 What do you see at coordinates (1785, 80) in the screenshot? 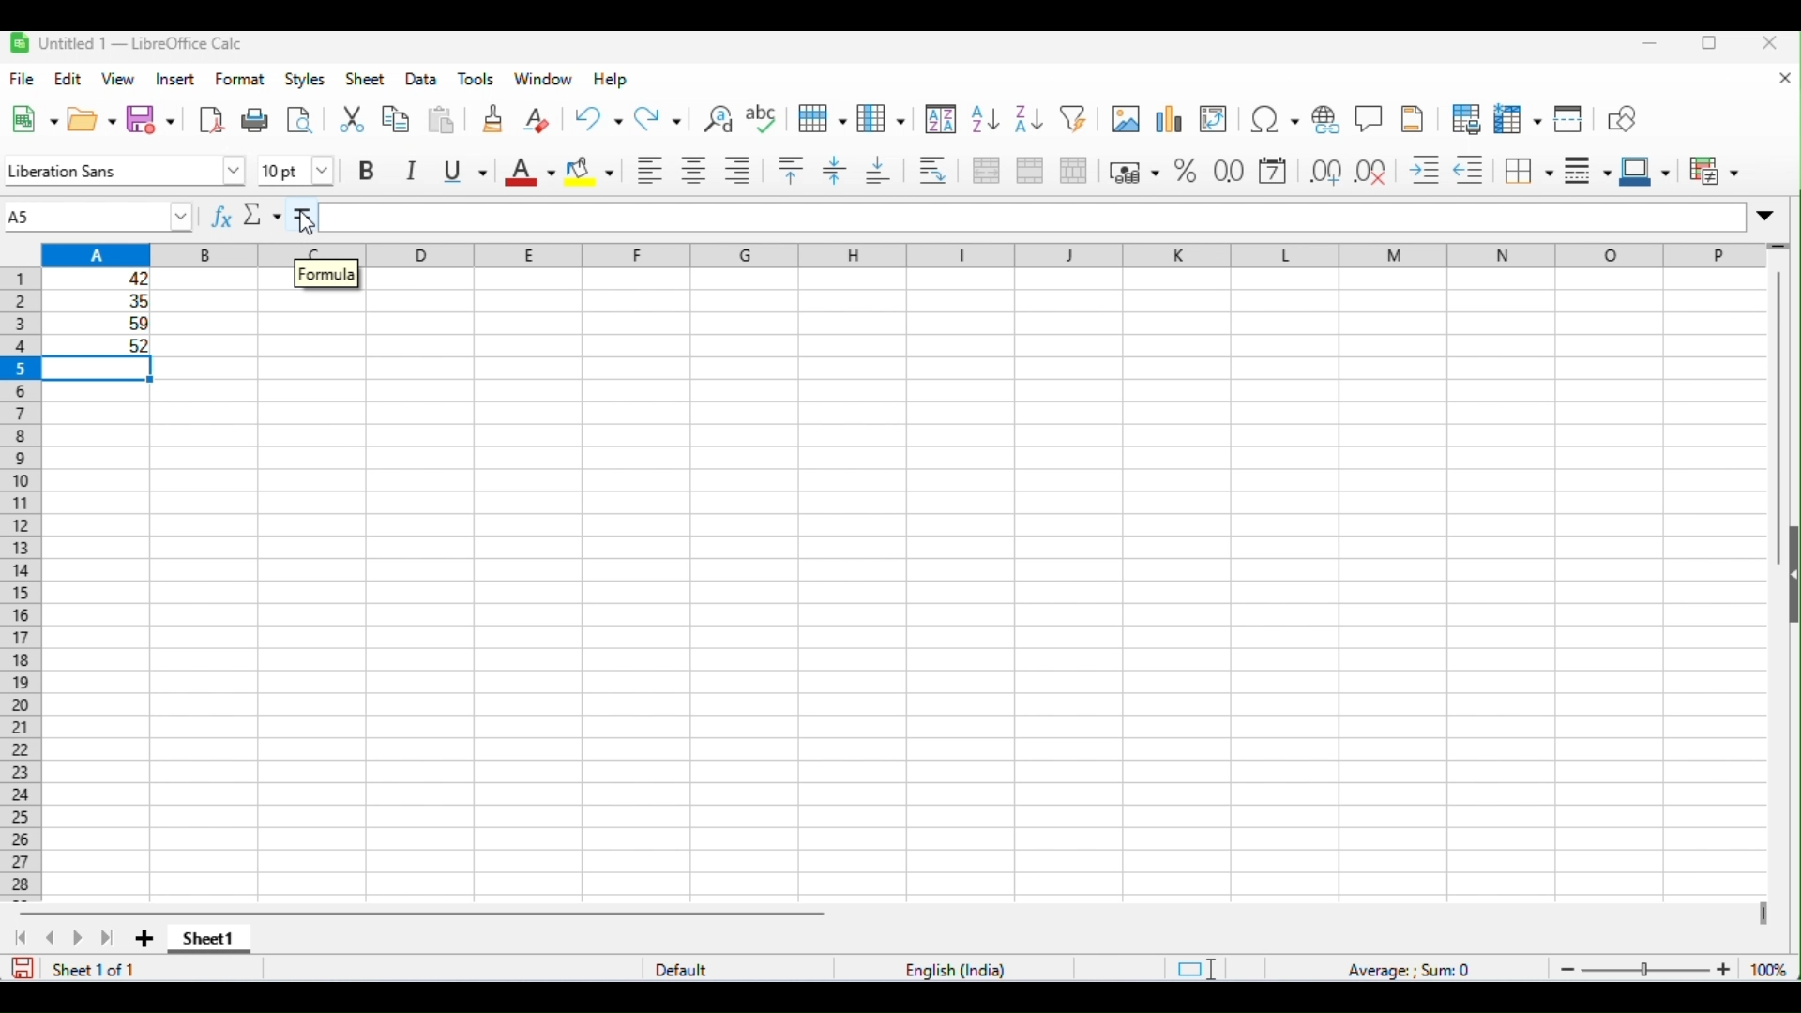
I see `close` at bounding box center [1785, 80].